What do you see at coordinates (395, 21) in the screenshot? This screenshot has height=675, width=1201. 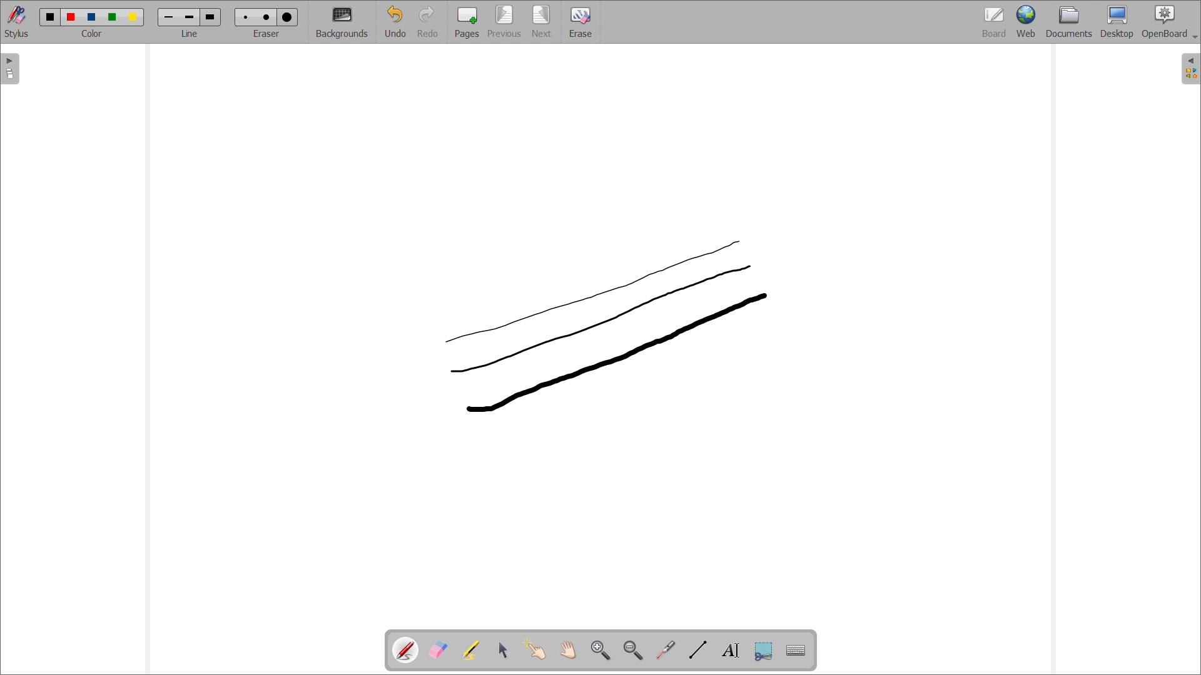 I see `undo` at bounding box center [395, 21].